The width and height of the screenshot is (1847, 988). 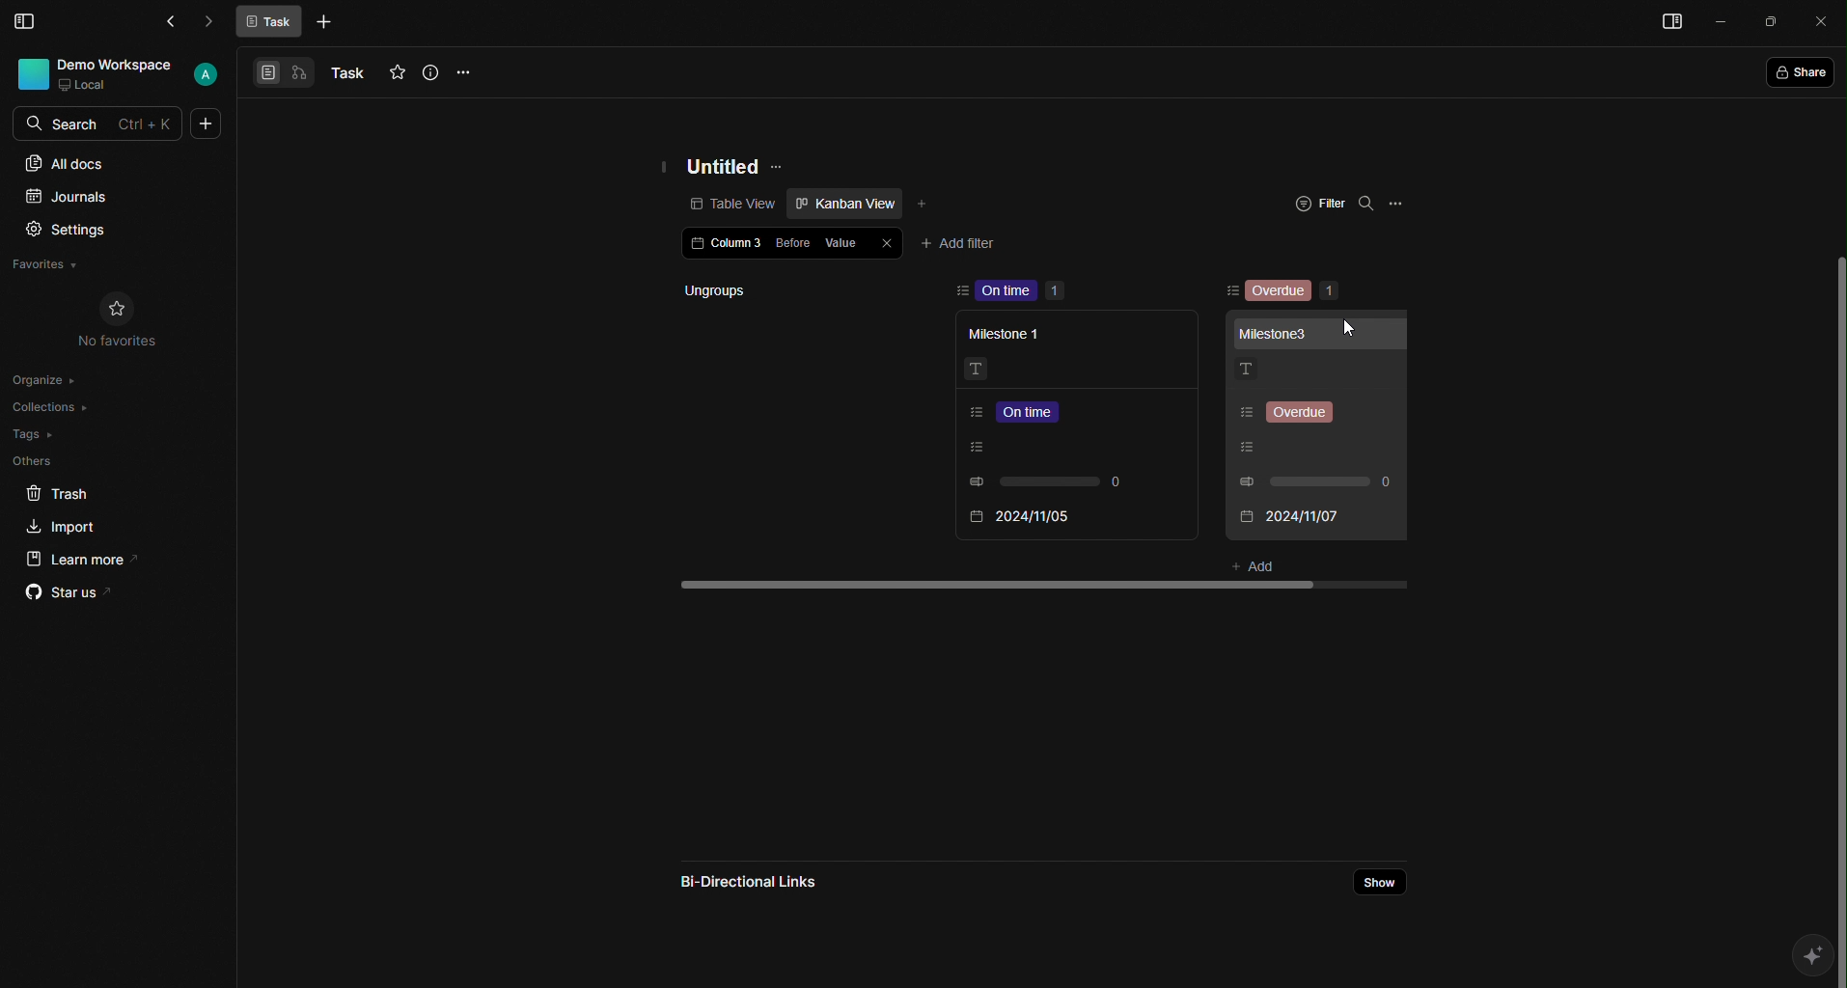 I want to click on Learn more, so click(x=90, y=559).